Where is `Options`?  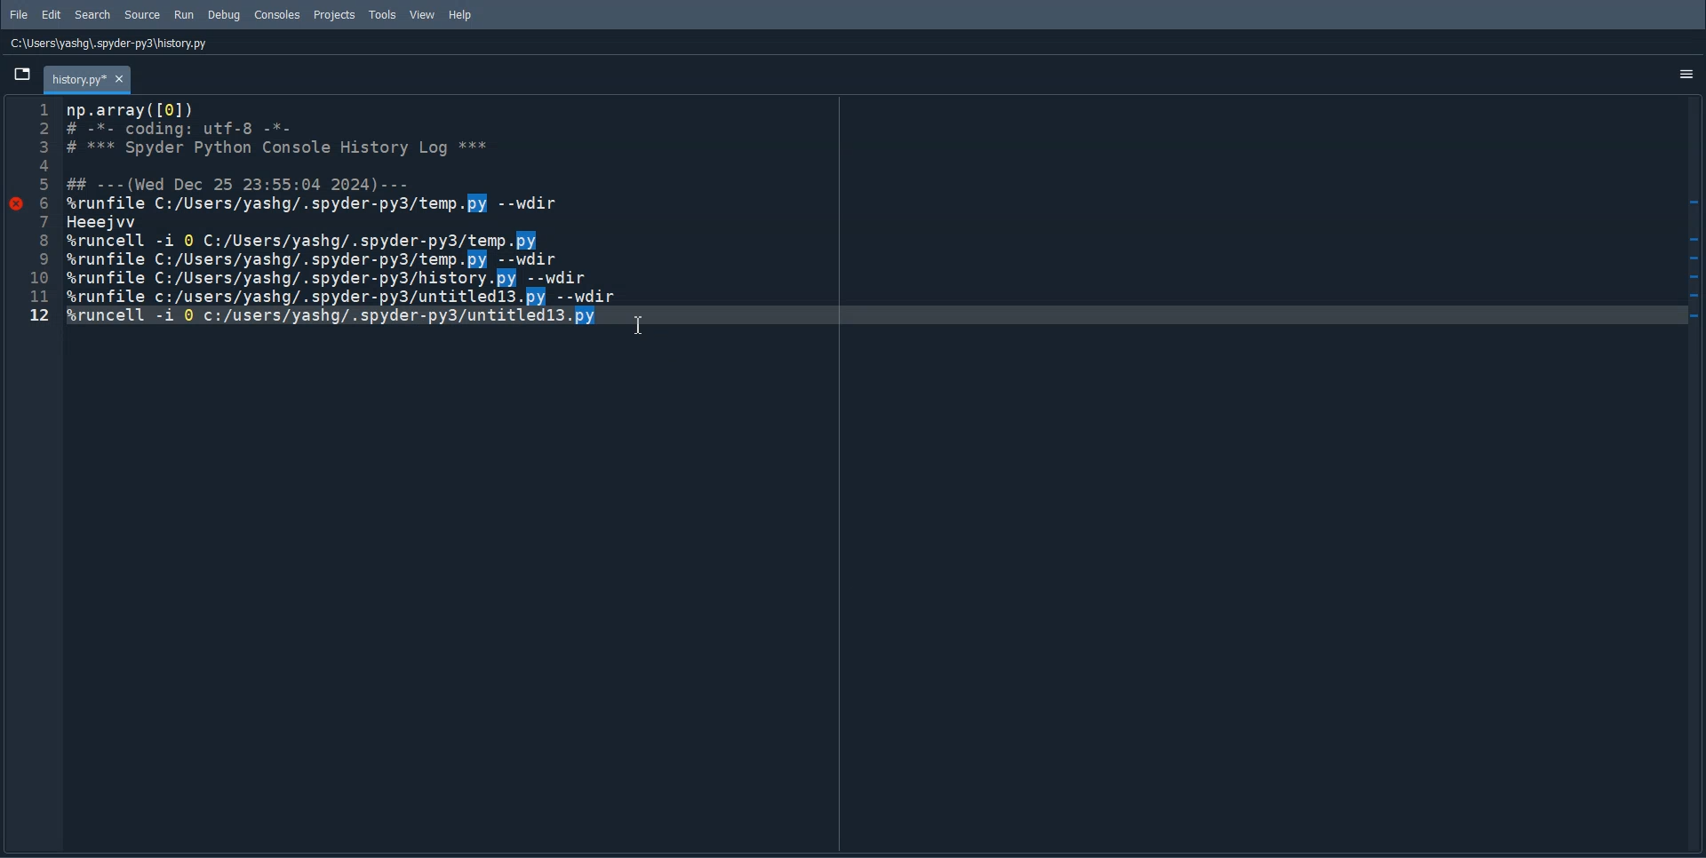
Options is located at coordinates (1688, 75).